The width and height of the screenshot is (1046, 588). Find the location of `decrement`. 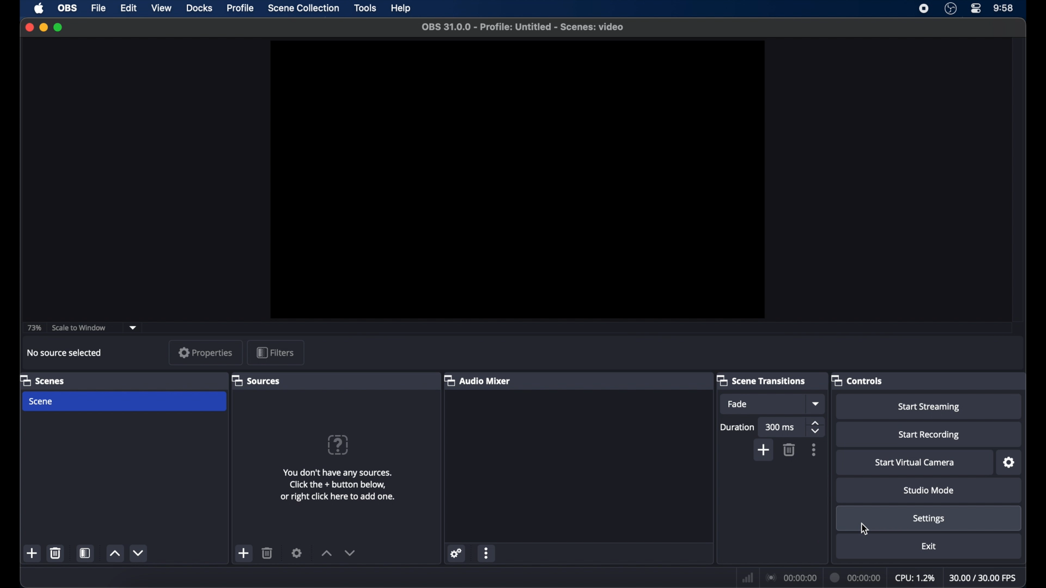

decrement is located at coordinates (350, 553).